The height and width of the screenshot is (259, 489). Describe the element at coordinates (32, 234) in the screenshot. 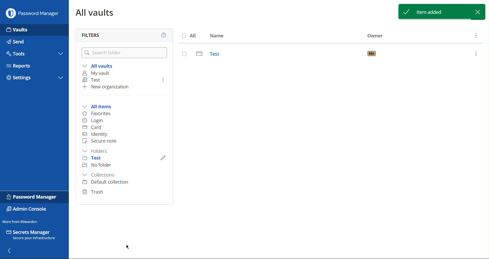

I see `Secrets Manager` at that location.